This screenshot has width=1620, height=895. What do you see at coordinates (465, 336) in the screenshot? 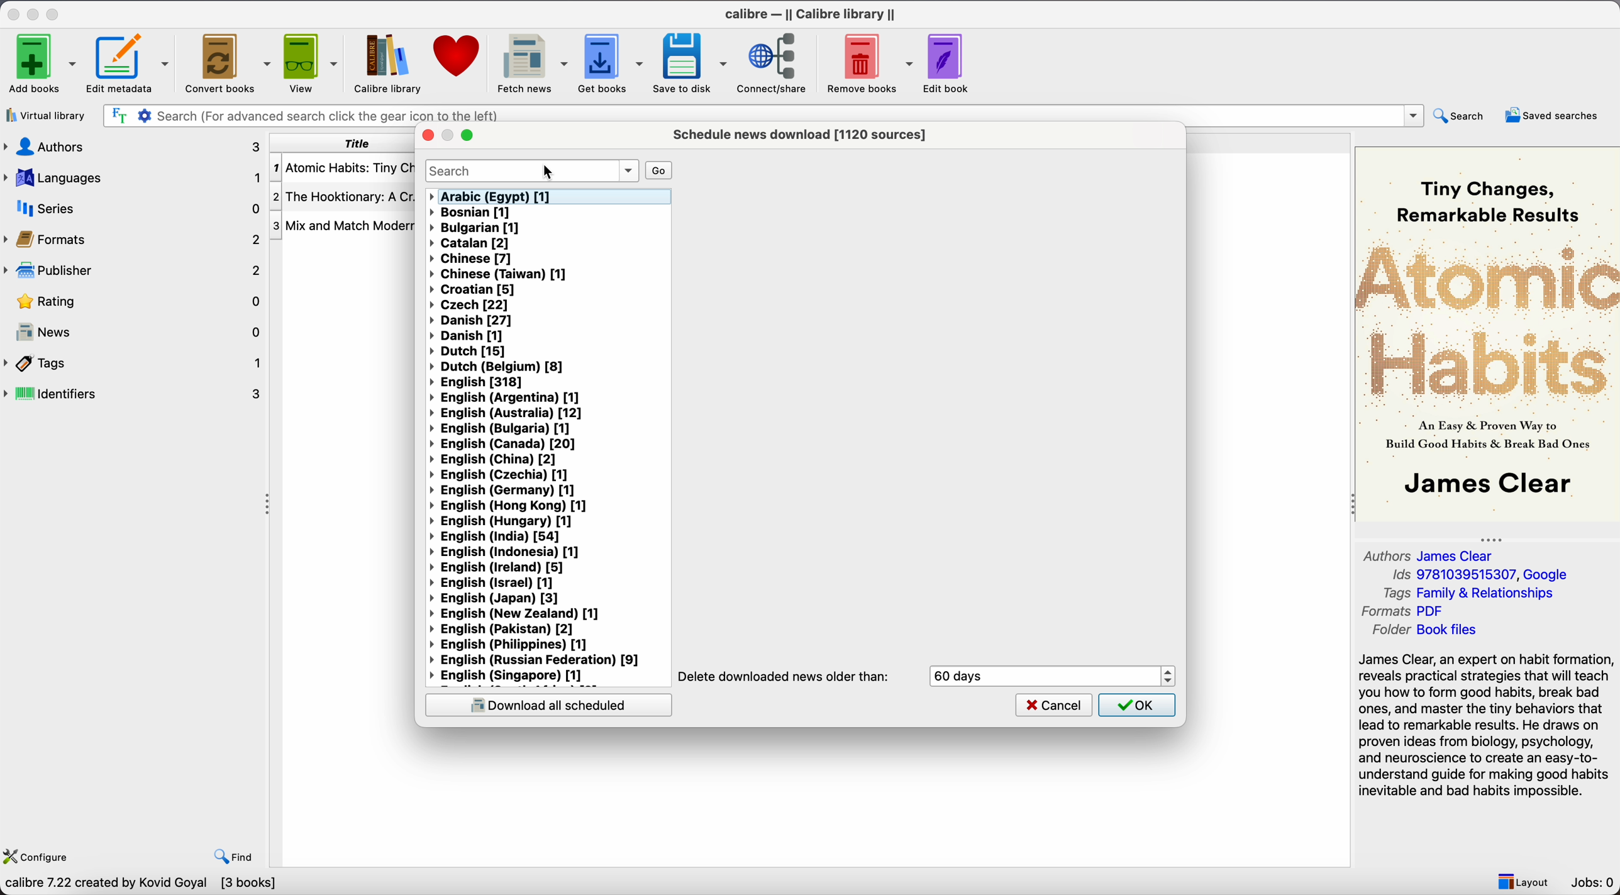
I see `Danish [1]` at bounding box center [465, 336].